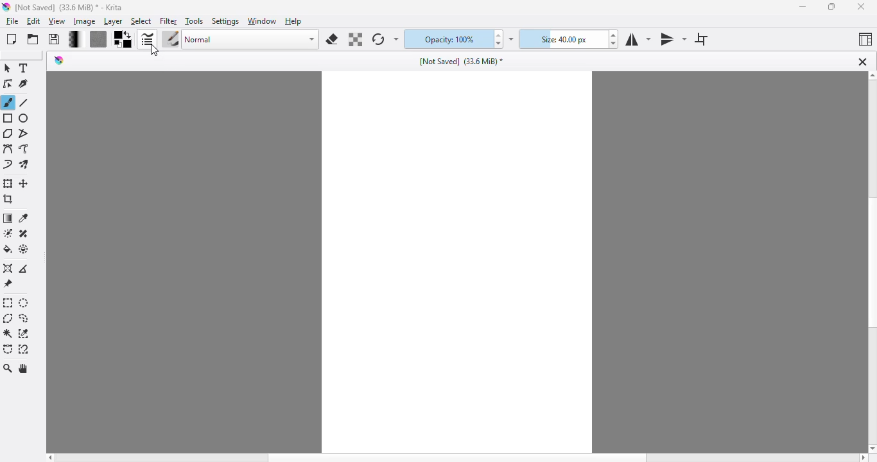  I want to click on colorize mask tool, so click(7, 233).